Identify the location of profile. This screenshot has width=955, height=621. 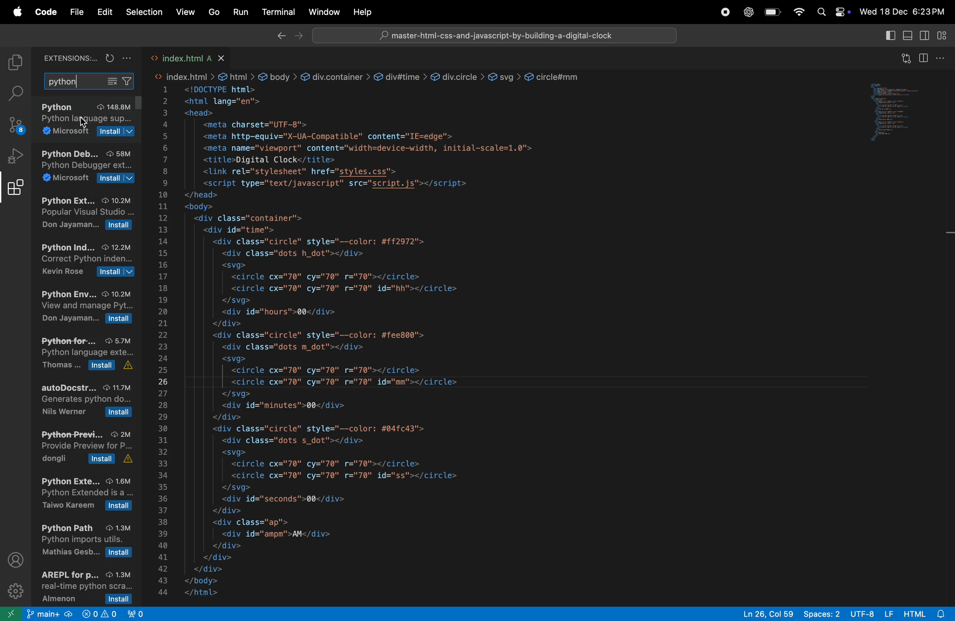
(17, 560).